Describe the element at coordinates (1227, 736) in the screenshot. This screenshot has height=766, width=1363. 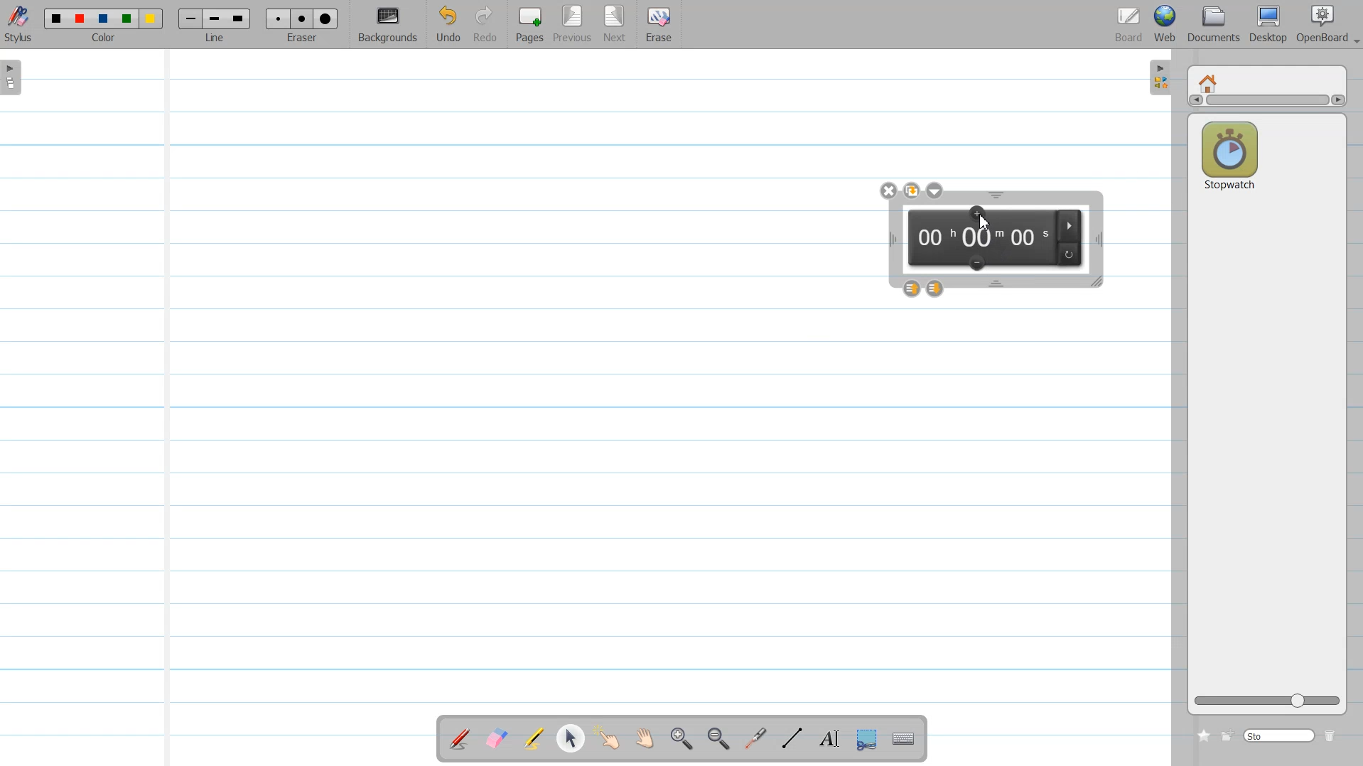
I see `Create new folder` at that location.